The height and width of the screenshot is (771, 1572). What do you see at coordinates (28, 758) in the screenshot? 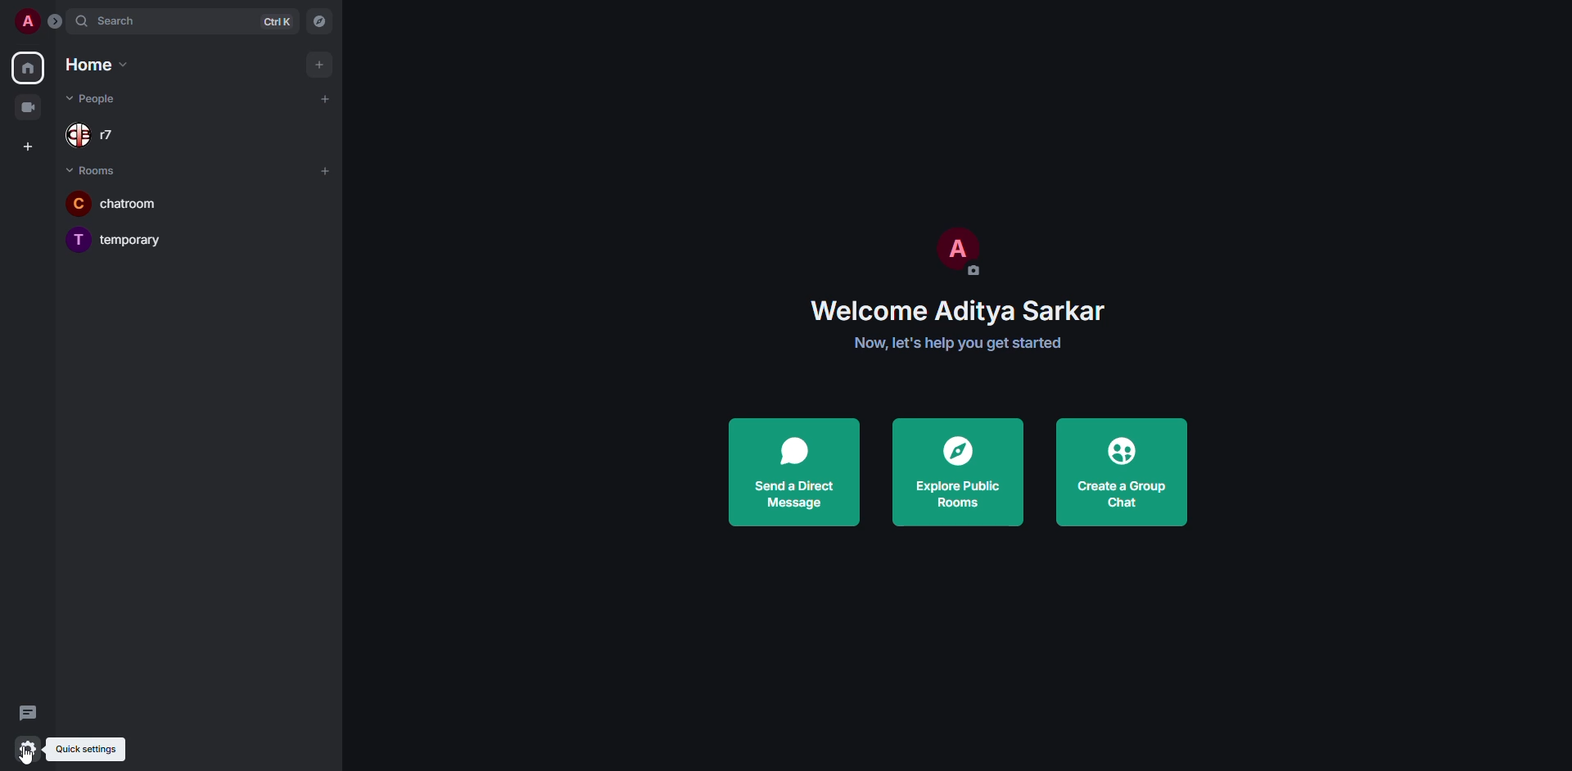
I see `cursor` at bounding box center [28, 758].